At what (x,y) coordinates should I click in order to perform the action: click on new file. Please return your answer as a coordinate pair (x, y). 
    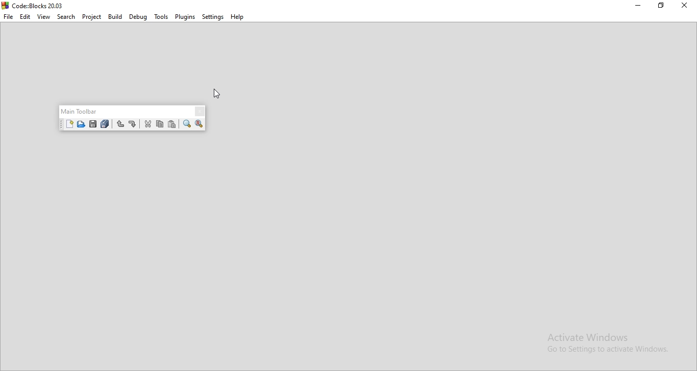
    Looking at the image, I should click on (69, 124).